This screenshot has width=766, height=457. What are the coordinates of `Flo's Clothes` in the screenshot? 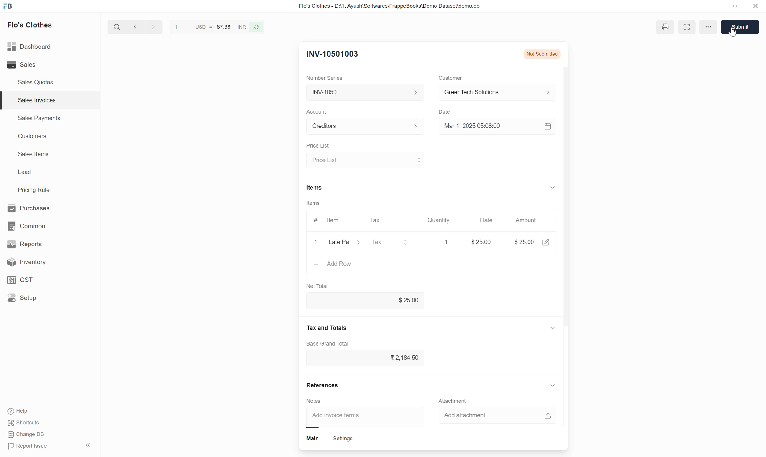 It's located at (33, 26).